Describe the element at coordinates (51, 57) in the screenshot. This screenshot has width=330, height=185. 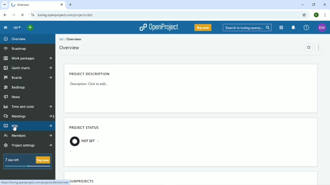
I see `More` at that location.